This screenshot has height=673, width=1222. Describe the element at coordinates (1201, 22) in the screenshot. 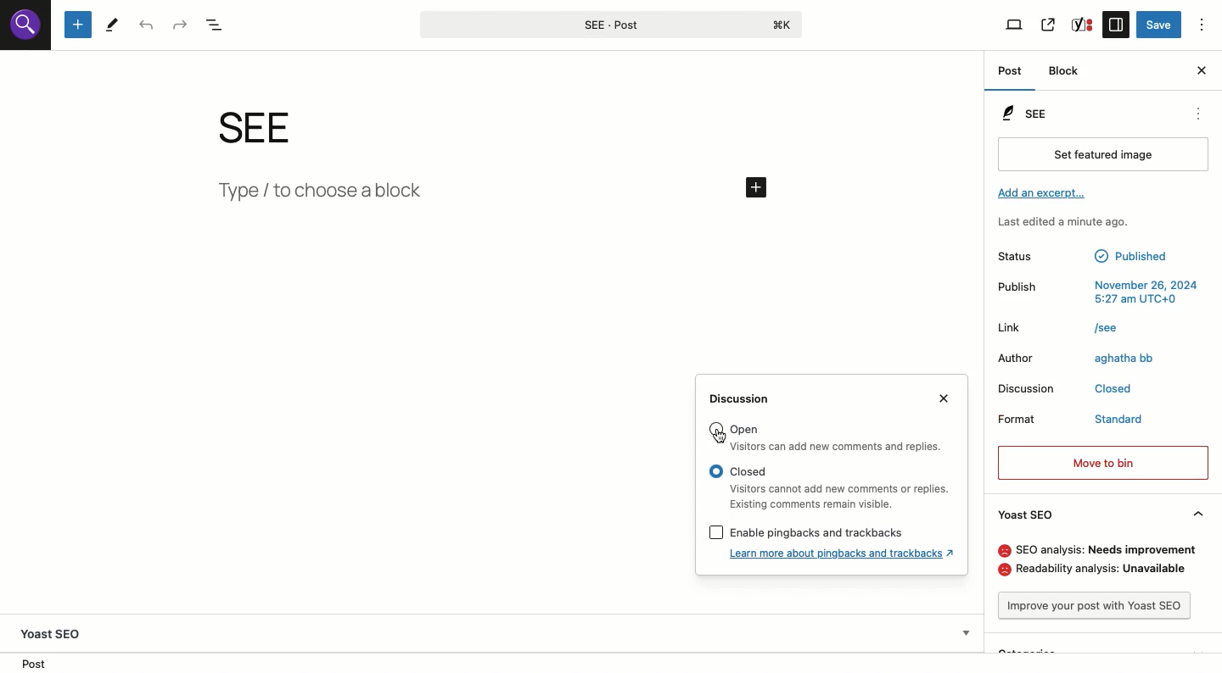

I see `Options` at that location.